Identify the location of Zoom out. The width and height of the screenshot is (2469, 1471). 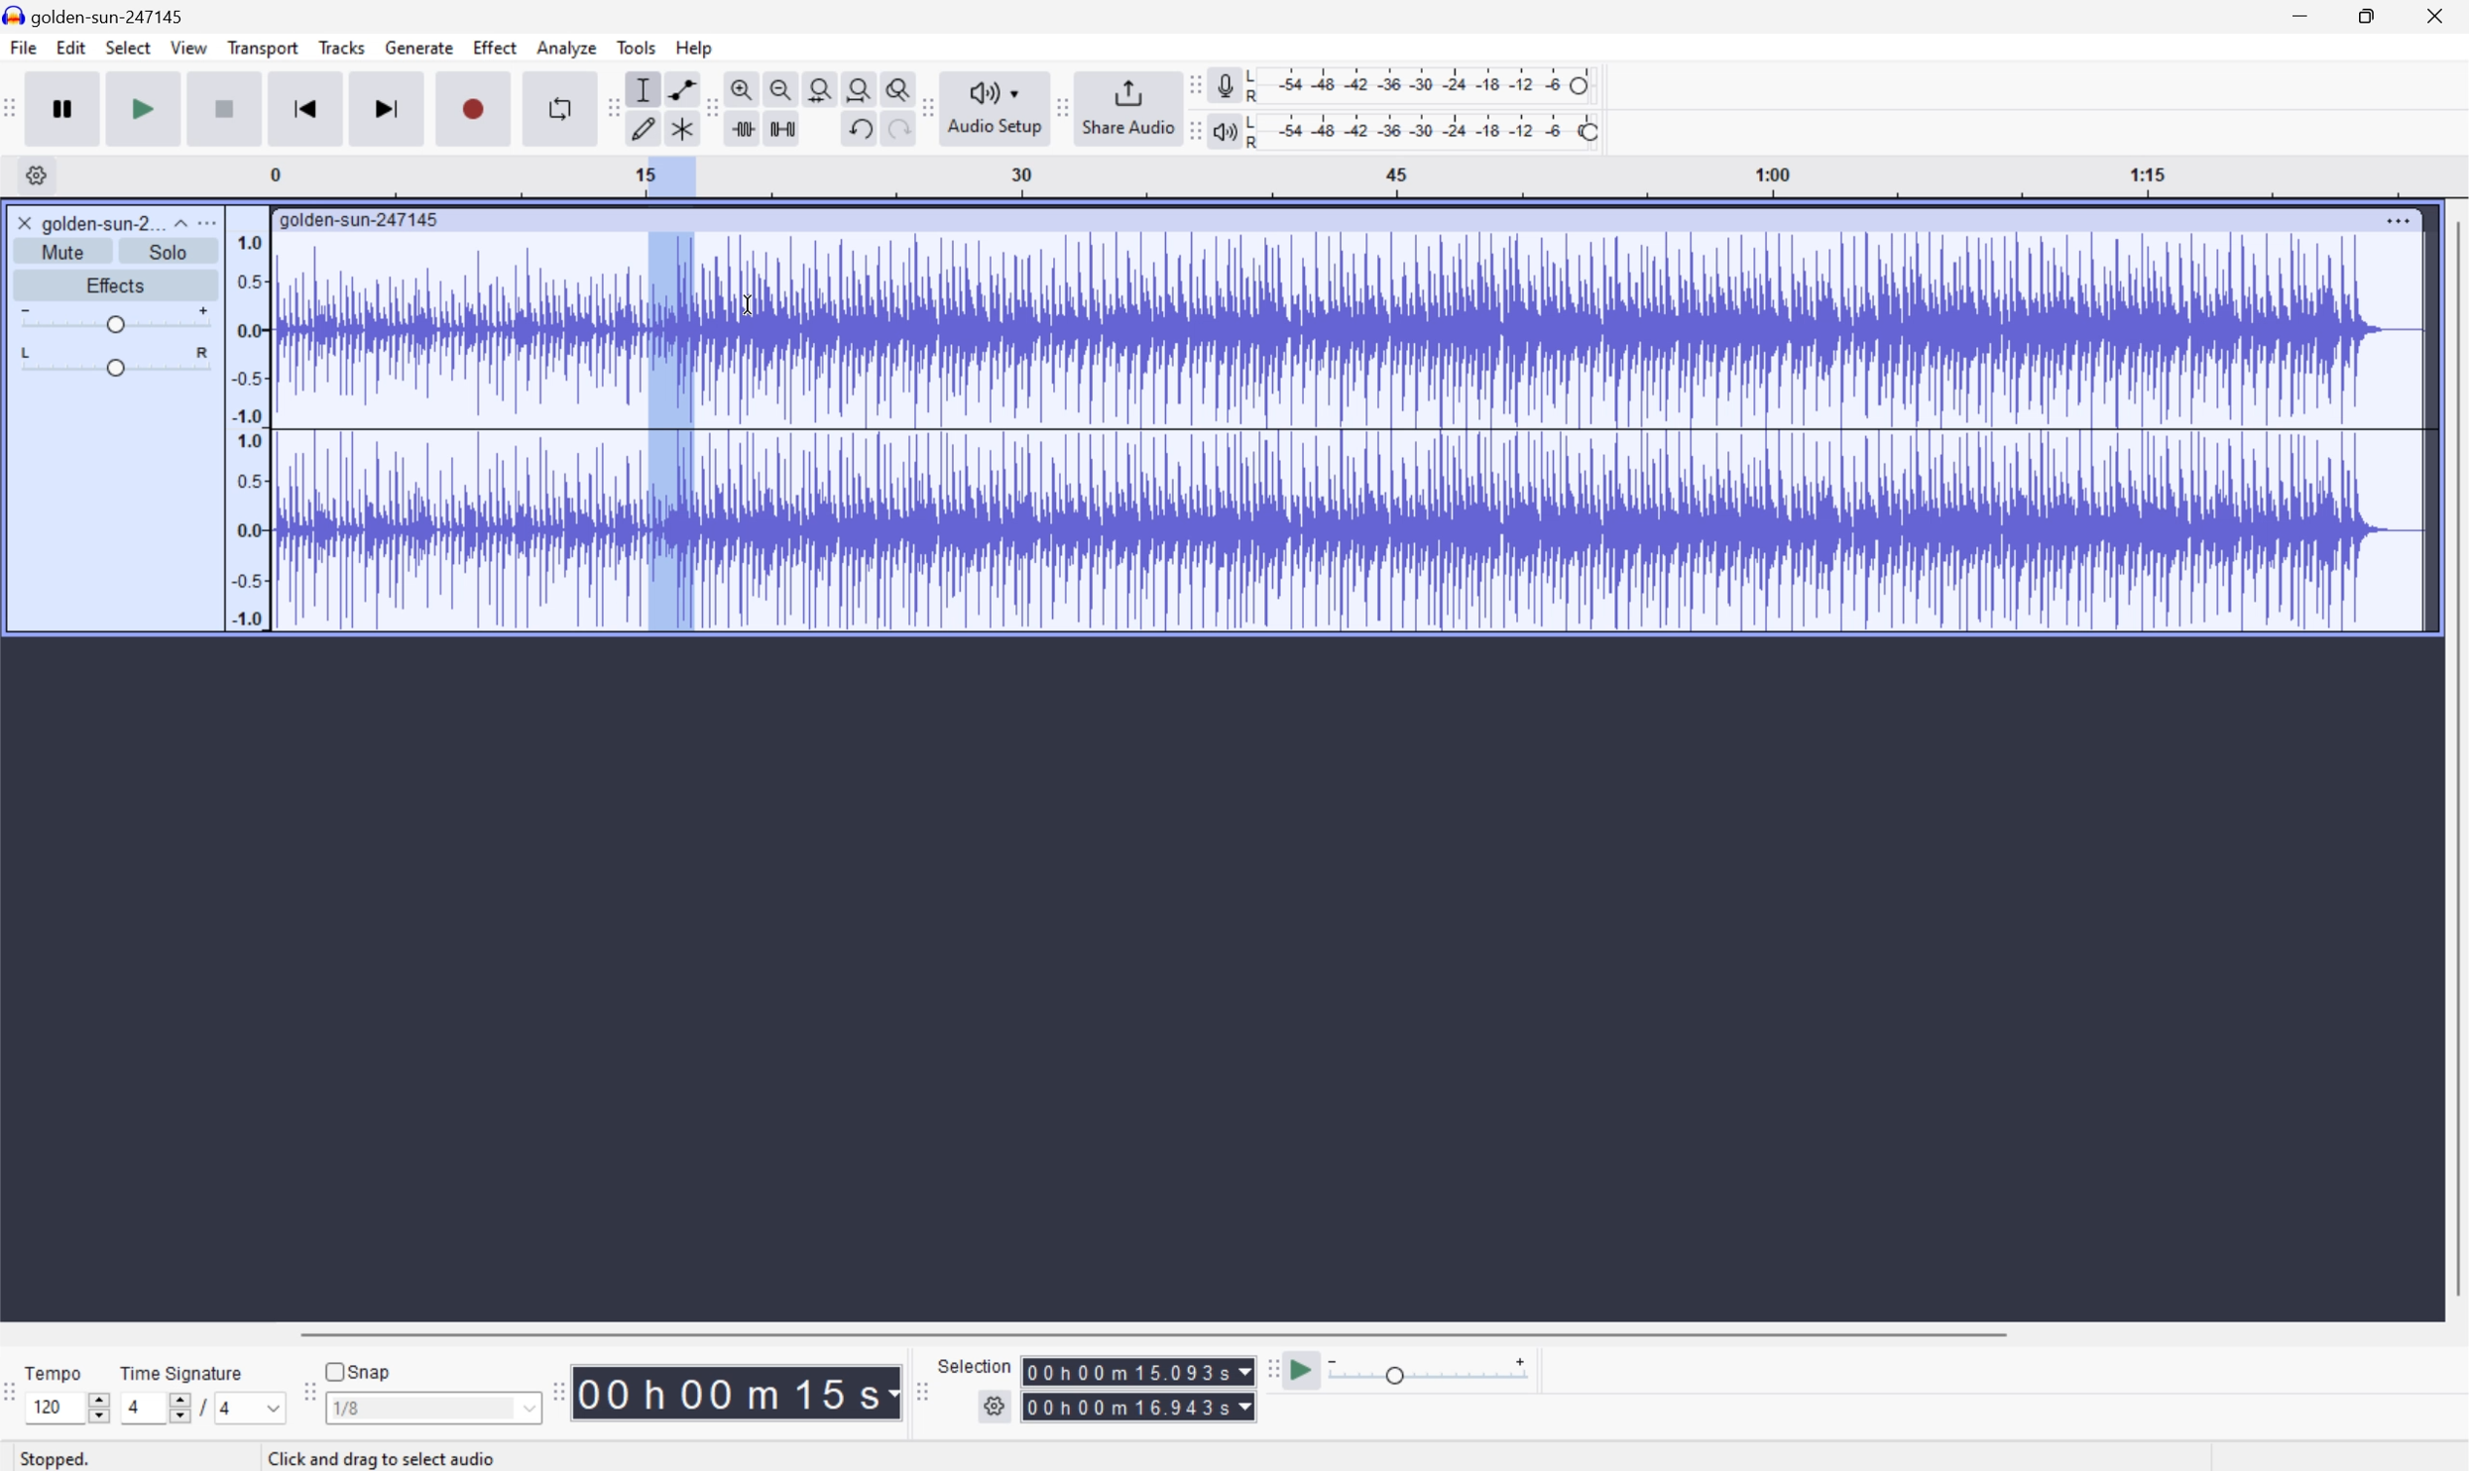
(779, 86).